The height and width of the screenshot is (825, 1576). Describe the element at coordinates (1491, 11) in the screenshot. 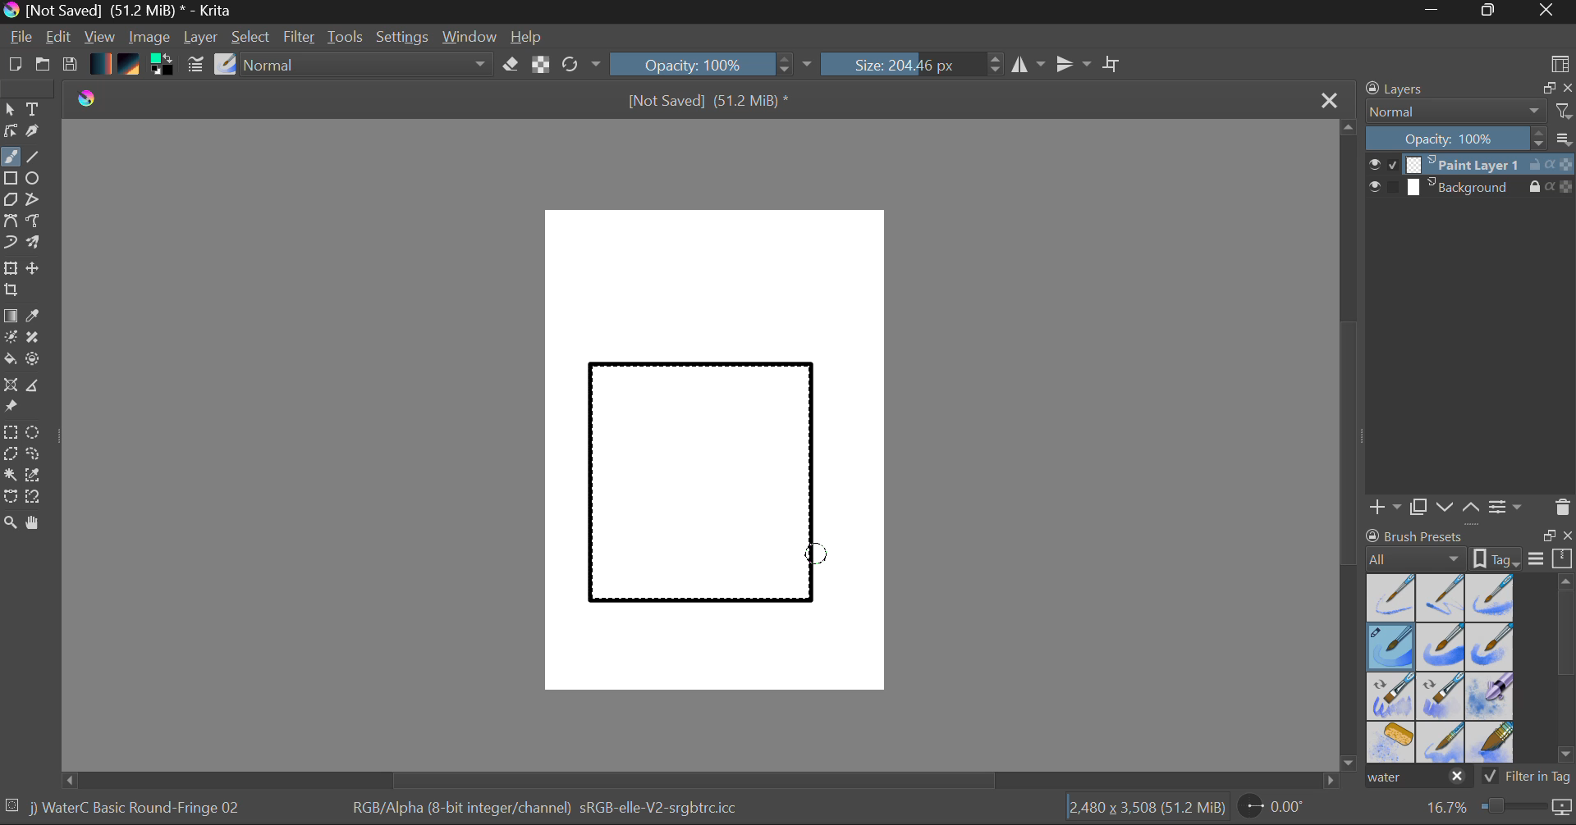

I see `Minimize` at that location.